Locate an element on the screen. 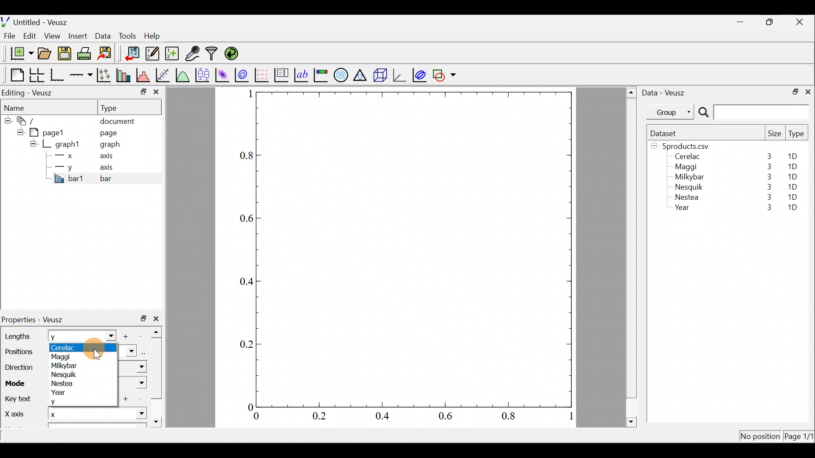 This screenshot has width=815, height=458. graph plot area is located at coordinates (415, 249).